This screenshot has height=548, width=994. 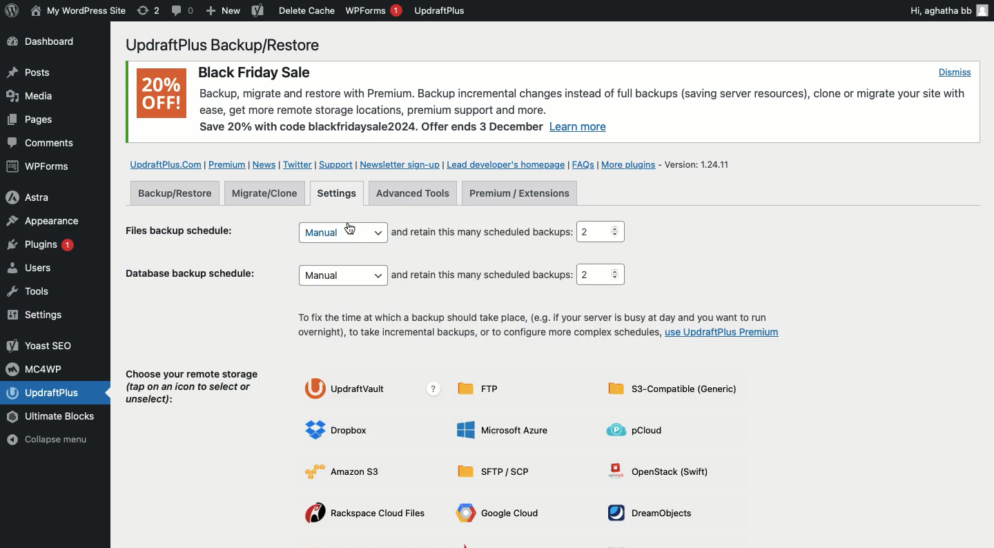 I want to click on To fix the time at which a backup should take place, (e.g. if your server is busy at day and you want to run
overnight), to take incremental backups, or to configure more complex schedules, use UpdraftPlus Premium, so click(x=536, y=326).